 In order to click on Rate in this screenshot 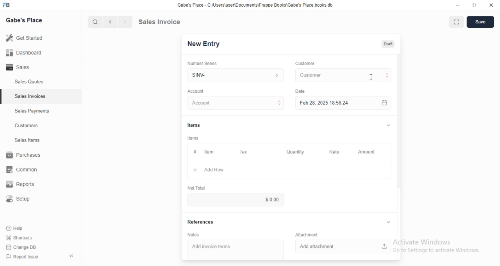, I will do `click(333, 152)`.